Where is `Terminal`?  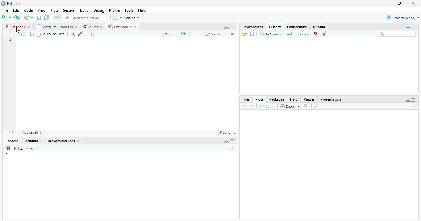
Terminal is located at coordinates (33, 141).